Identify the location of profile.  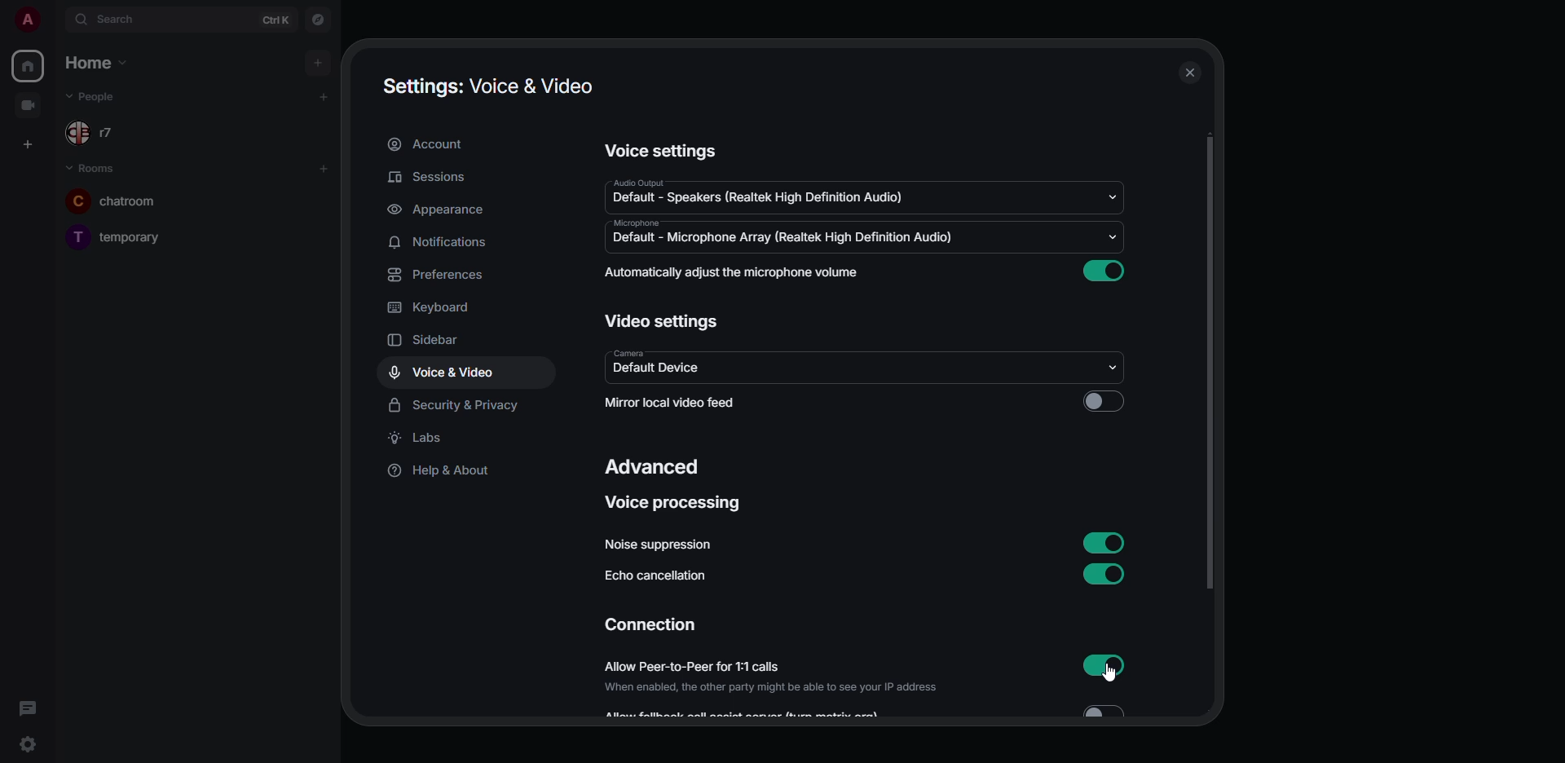
(28, 19).